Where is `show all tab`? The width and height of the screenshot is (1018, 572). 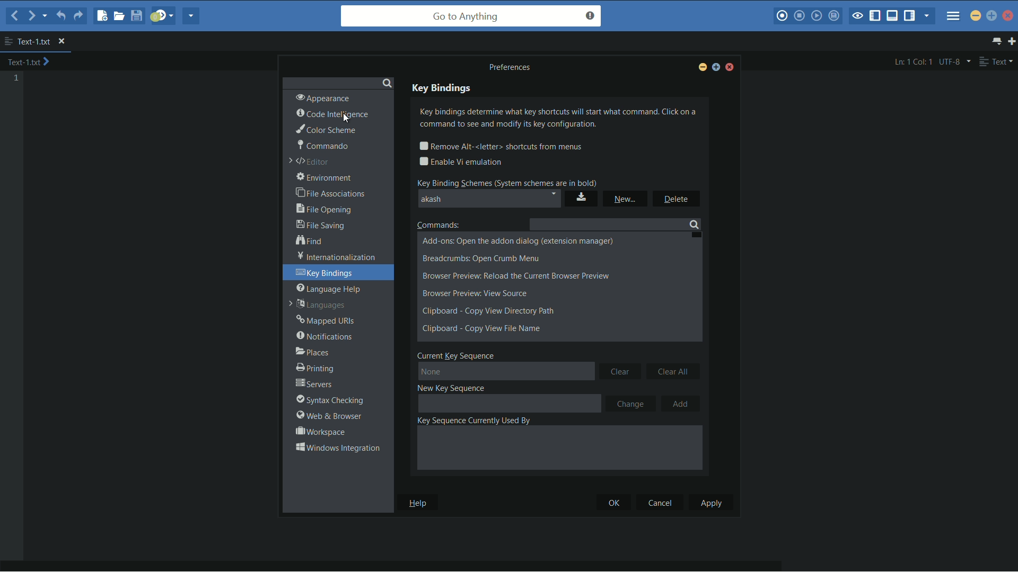 show all tab is located at coordinates (998, 41).